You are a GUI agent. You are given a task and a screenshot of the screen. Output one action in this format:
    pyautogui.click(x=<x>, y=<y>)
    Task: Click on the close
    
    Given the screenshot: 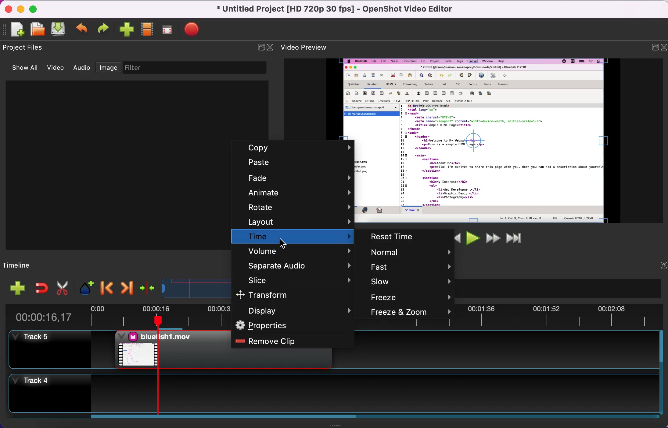 What is the action you would take?
    pyautogui.click(x=663, y=47)
    